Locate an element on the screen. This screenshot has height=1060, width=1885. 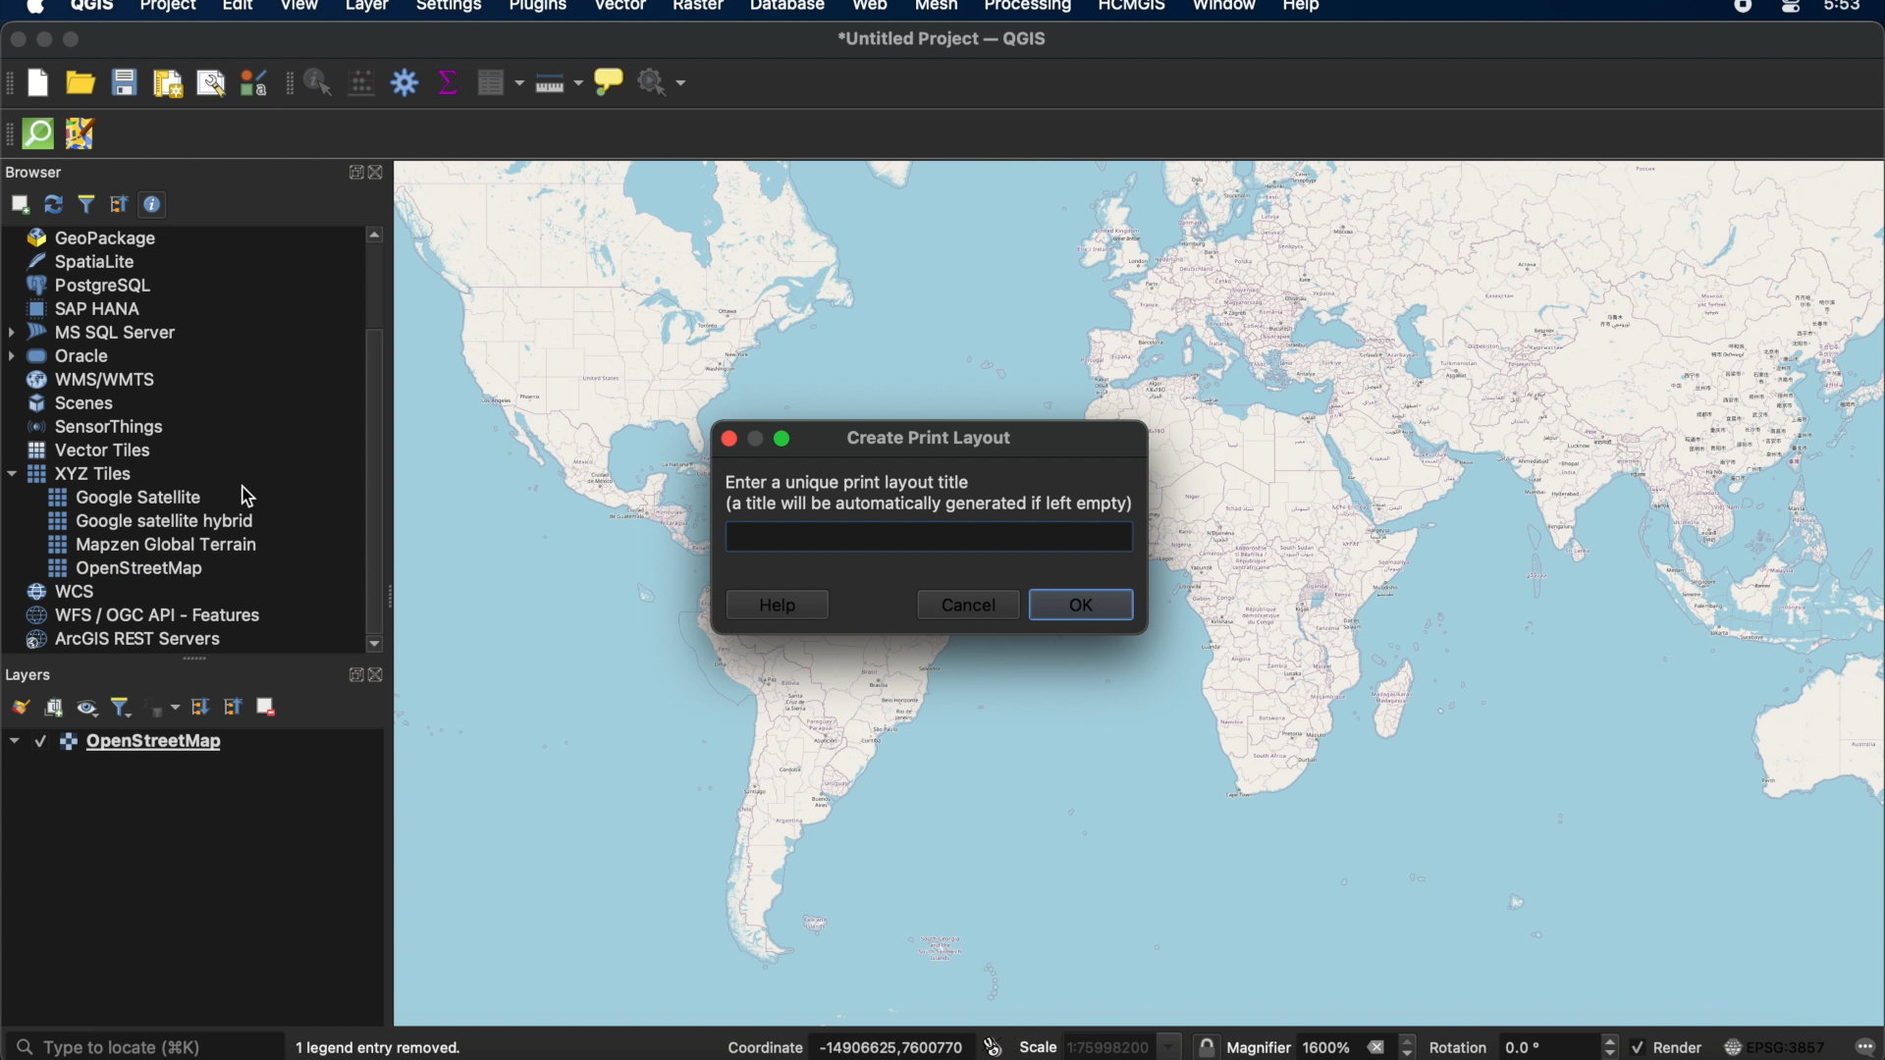
settings is located at coordinates (450, 8).